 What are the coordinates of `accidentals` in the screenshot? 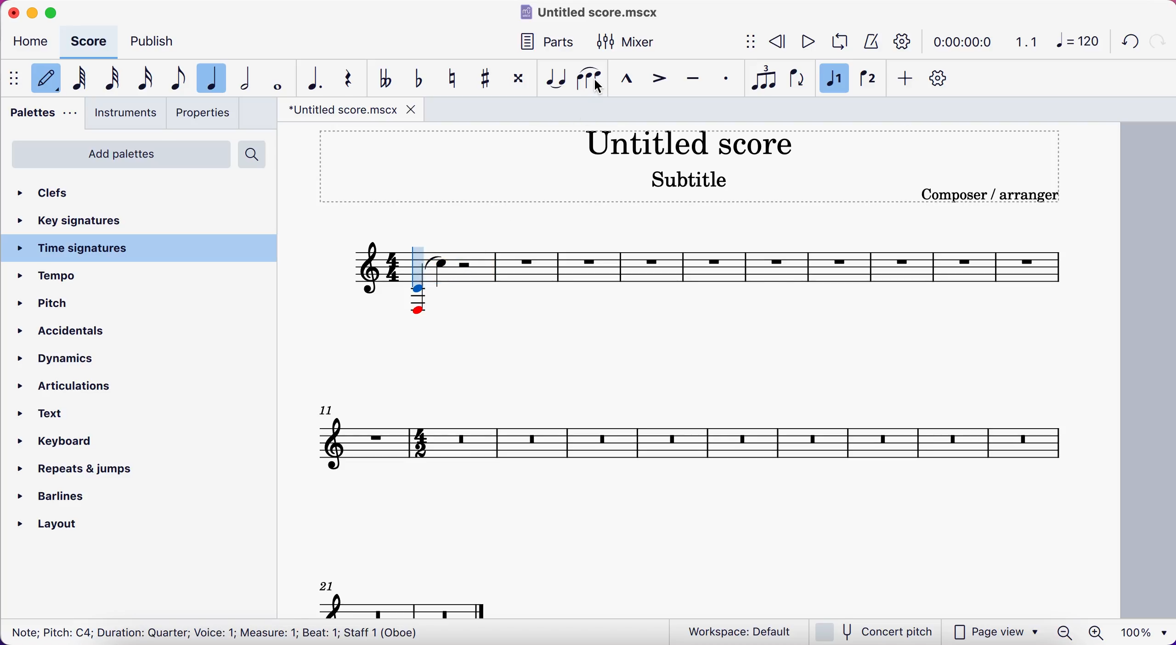 It's located at (92, 333).